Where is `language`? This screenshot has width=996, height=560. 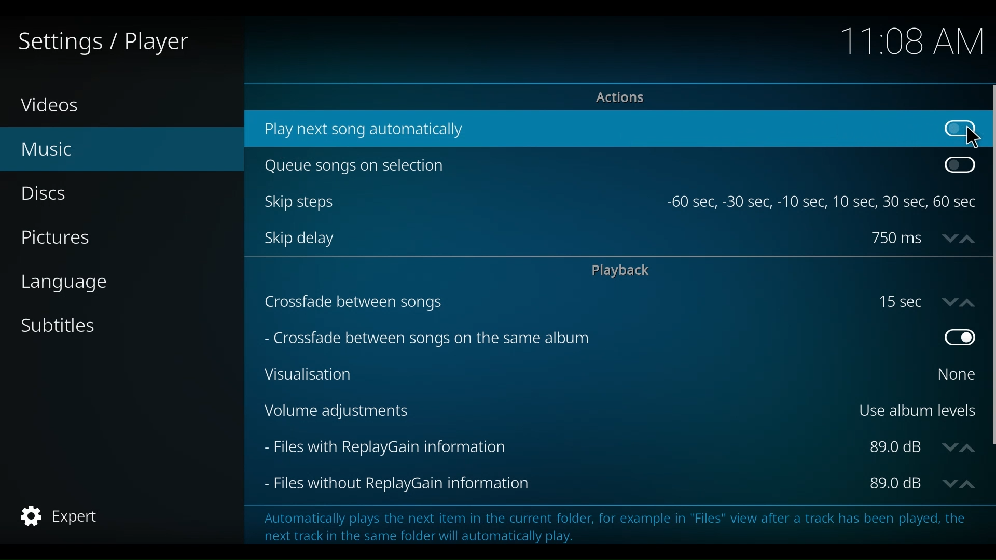 language is located at coordinates (69, 286).